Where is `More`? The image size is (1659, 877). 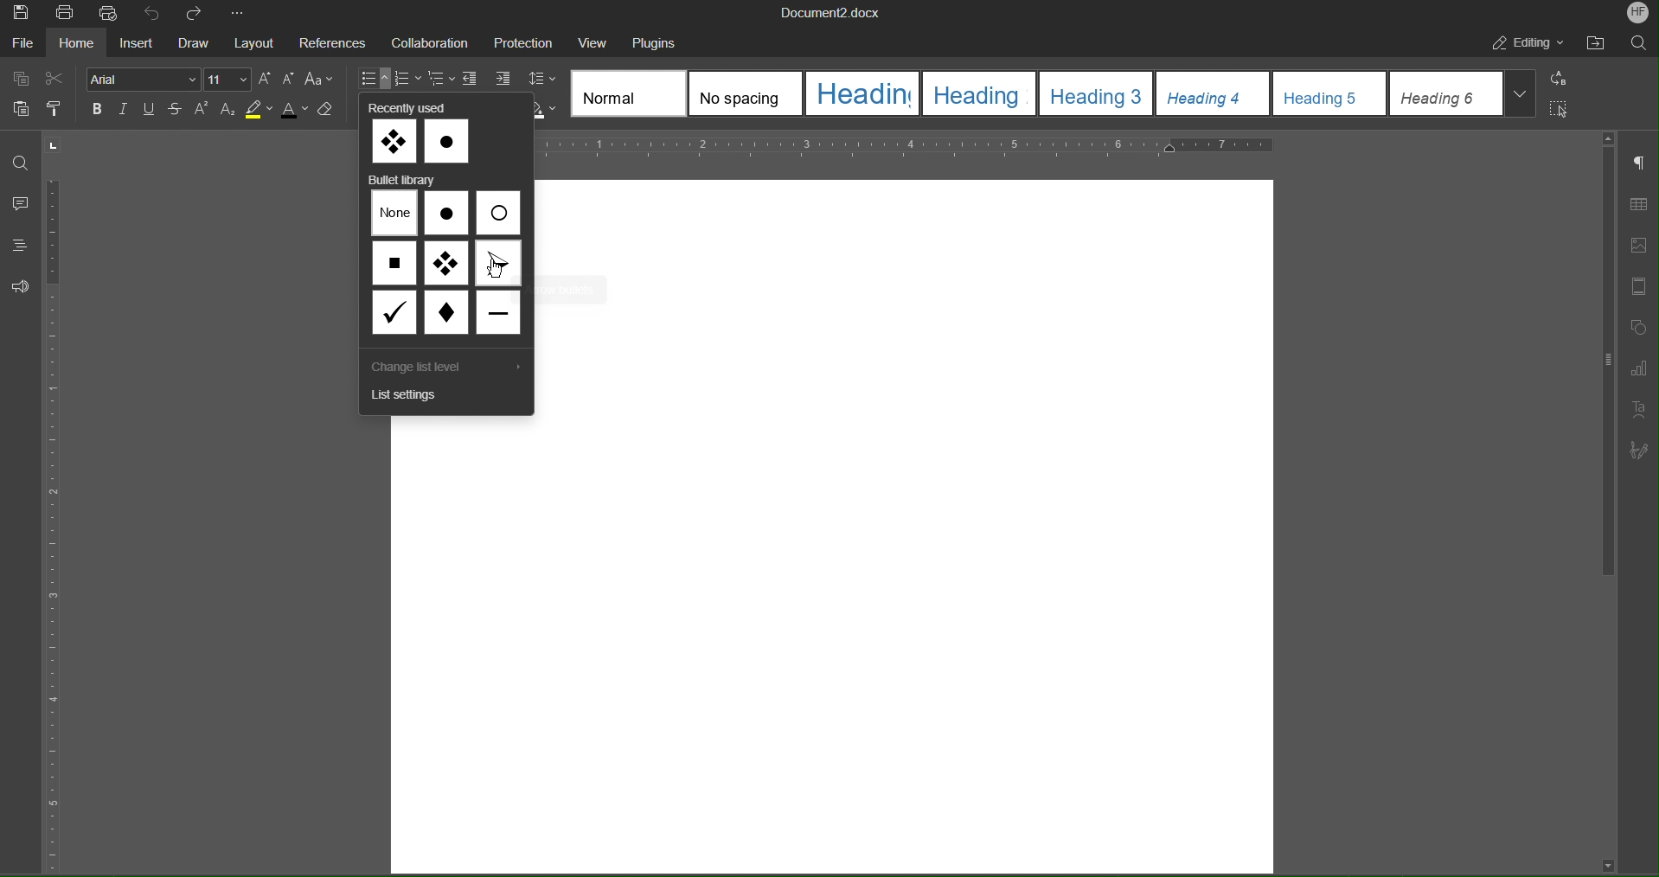 More is located at coordinates (242, 16).